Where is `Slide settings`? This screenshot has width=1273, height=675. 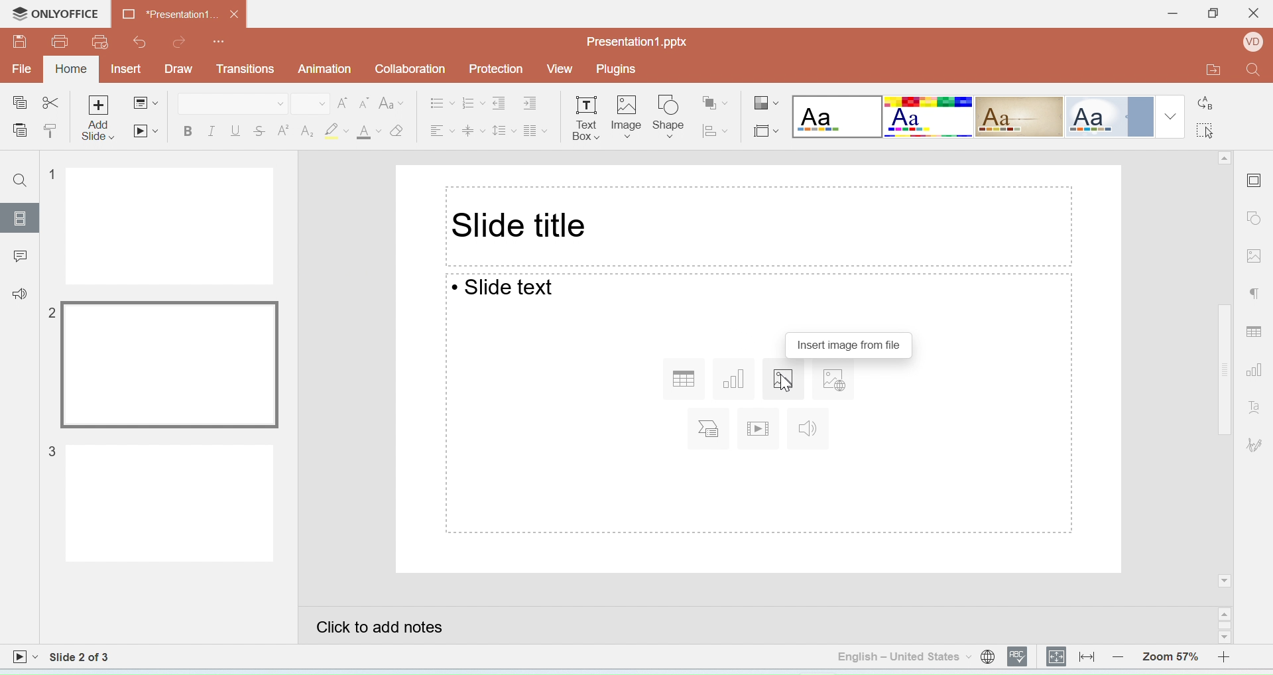
Slide settings is located at coordinates (1256, 178).